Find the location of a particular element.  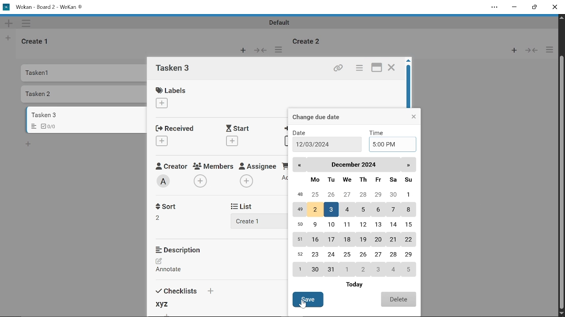

Create 1 is located at coordinates (36, 41).